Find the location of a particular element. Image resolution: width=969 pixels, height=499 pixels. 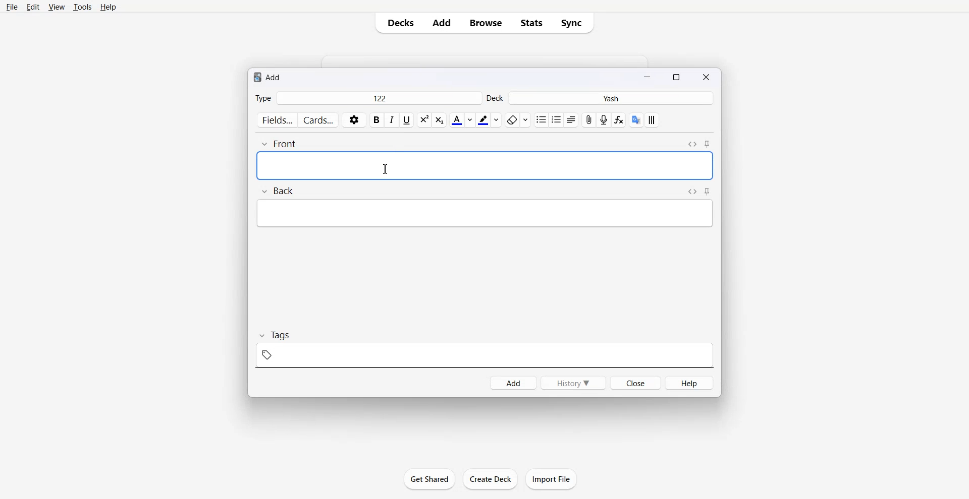

Equation is located at coordinates (619, 120).